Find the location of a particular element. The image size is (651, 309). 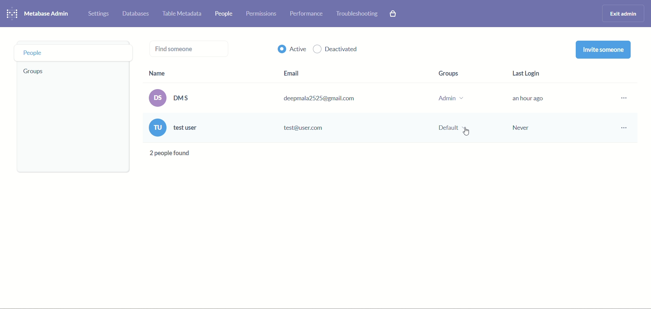

group is located at coordinates (451, 105).